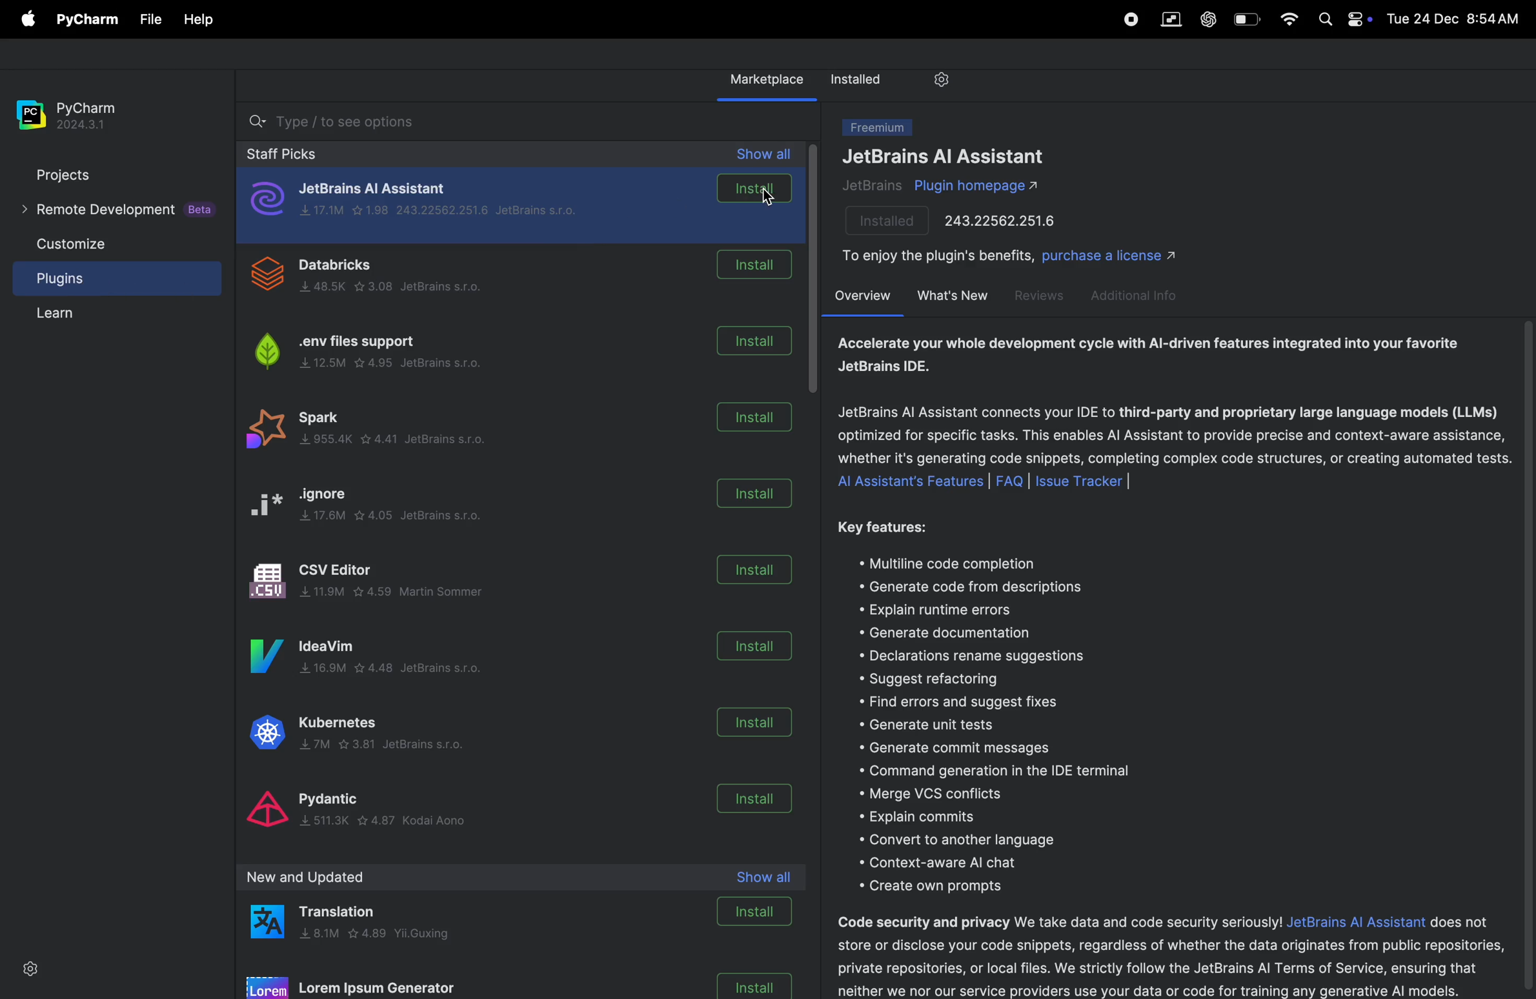  What do you see at coordinates (1205, 17) in the screenshot?
I see `chatgpt` at bounding box center [1205, 17].